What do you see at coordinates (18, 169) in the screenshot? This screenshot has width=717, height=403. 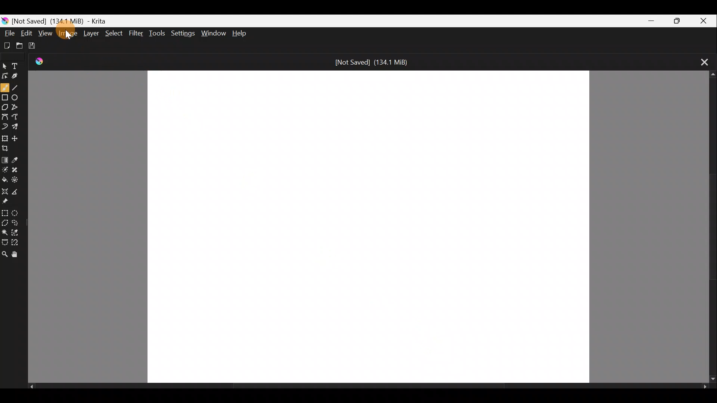 I see `Smart patch tool` at bounding box center [18, 169].